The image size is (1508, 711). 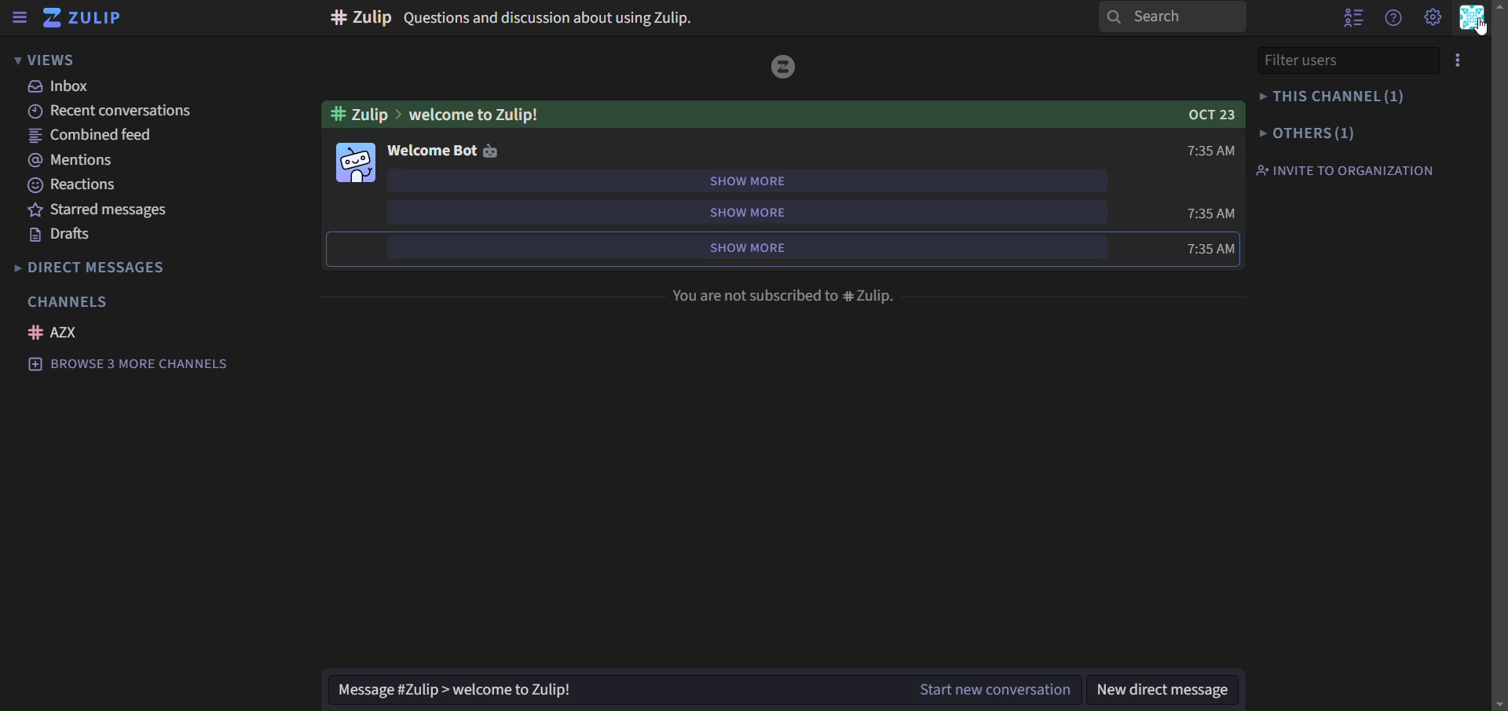 I want to click on Question and discussion about using Zulip., so click(x=512, y=18).